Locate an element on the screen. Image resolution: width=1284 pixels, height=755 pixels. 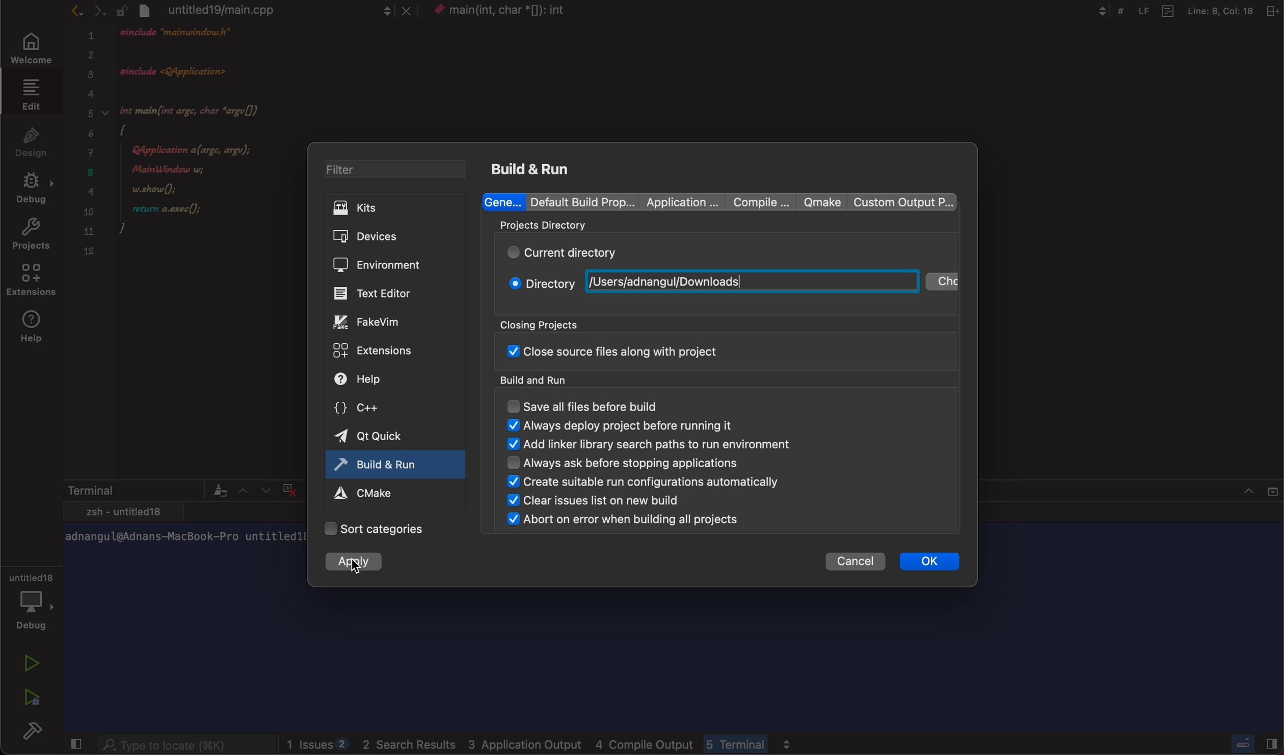
environment is located at coordinates (386, 263).